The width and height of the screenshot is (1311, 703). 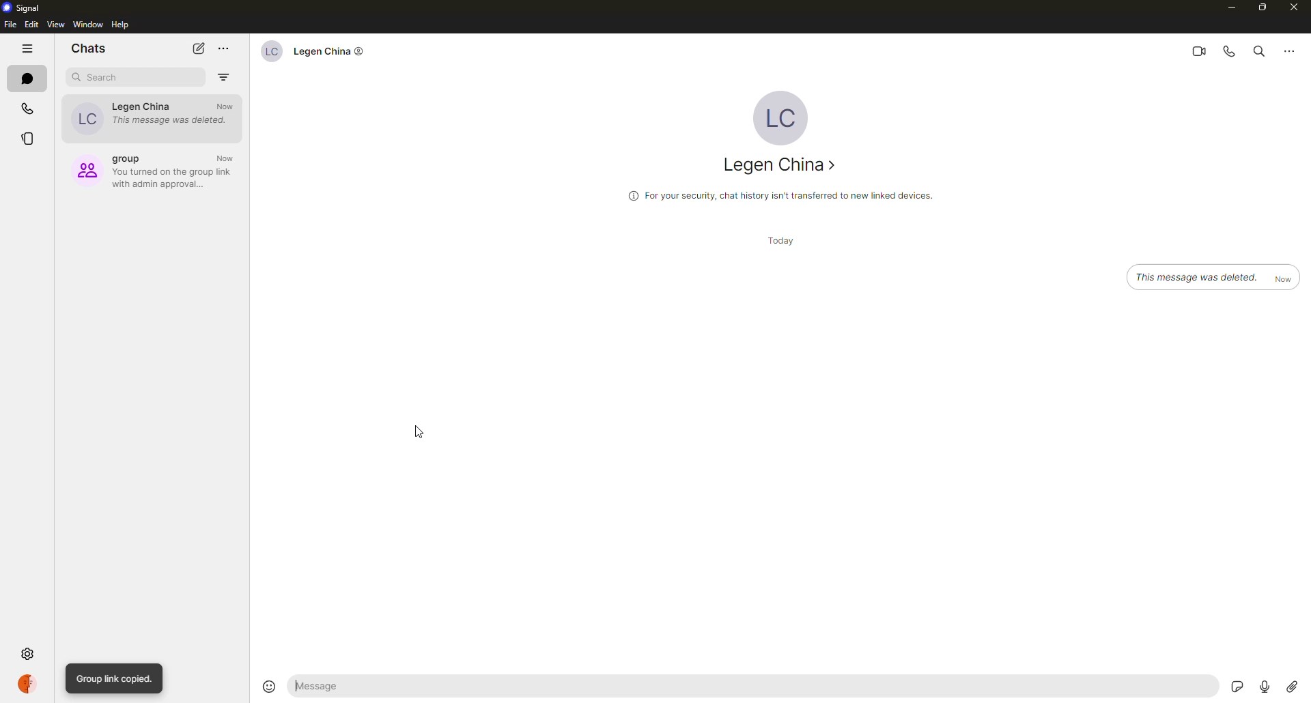 I want to click on search, so click(x=1256, y=53).